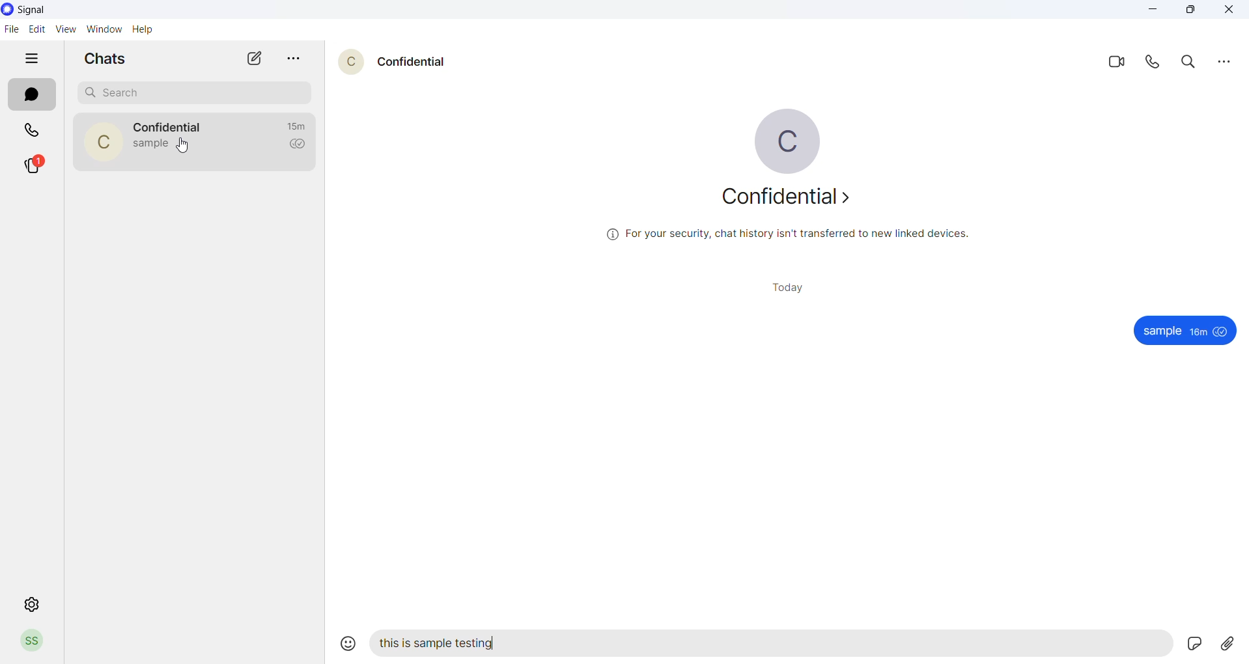  Describe the element at coordinates (33, 59) in the screenshot. I see `hide tabs` at that location.